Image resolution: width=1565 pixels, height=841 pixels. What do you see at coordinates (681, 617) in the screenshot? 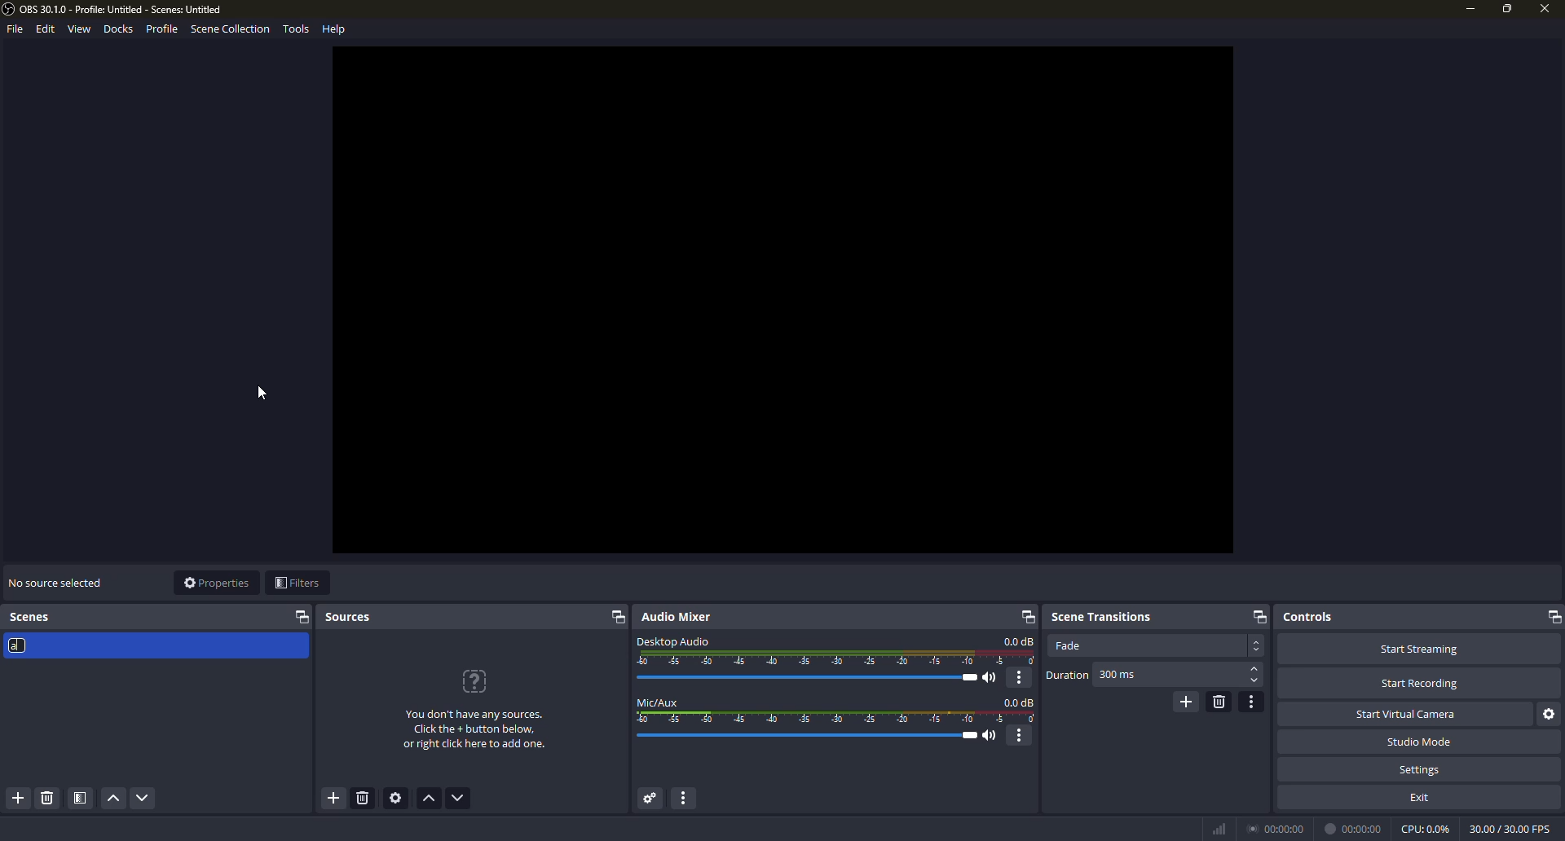
I see `audio mixer` at bounding box center [681, 617].